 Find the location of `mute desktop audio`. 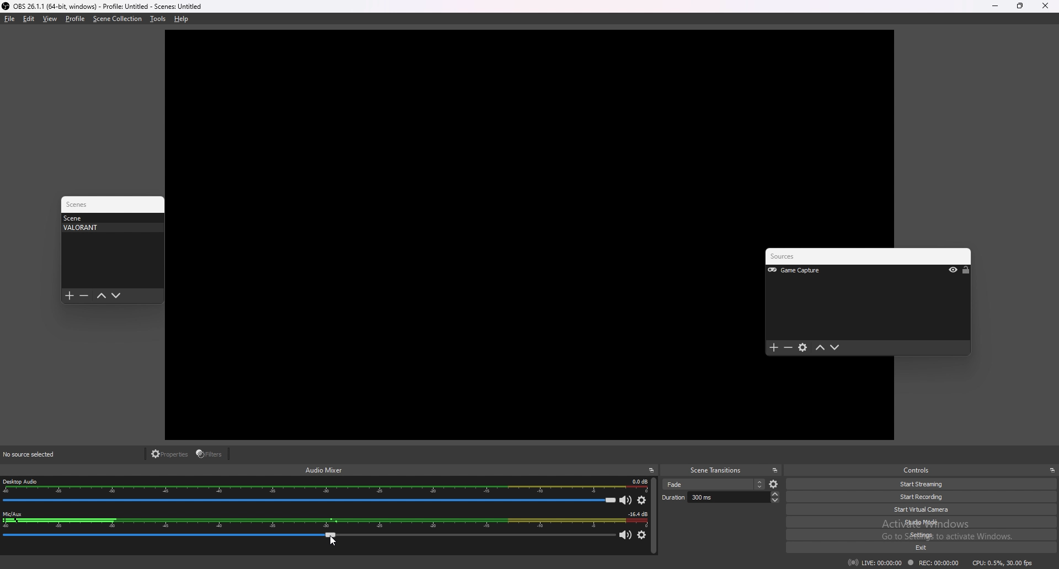

mute desktop audio is located at coordinates (626, 500).